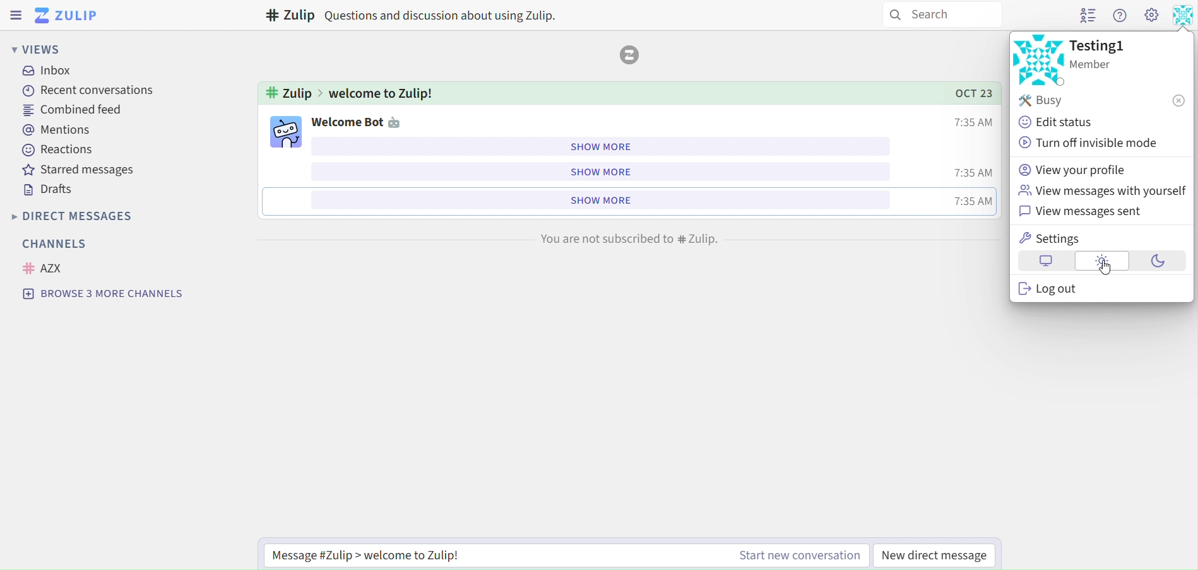 The image size is (1198, 570). What do you see at coordinates (598, 170) in the screenshot?
I see `show more` at bounding box center [598, 170].